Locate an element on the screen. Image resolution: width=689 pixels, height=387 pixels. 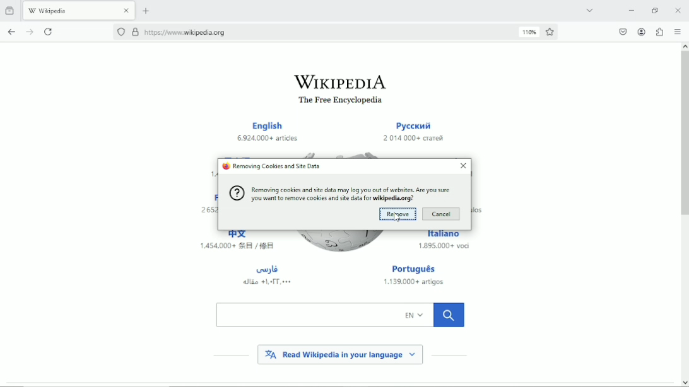
zoom factor is located at coordinates (529, 32).